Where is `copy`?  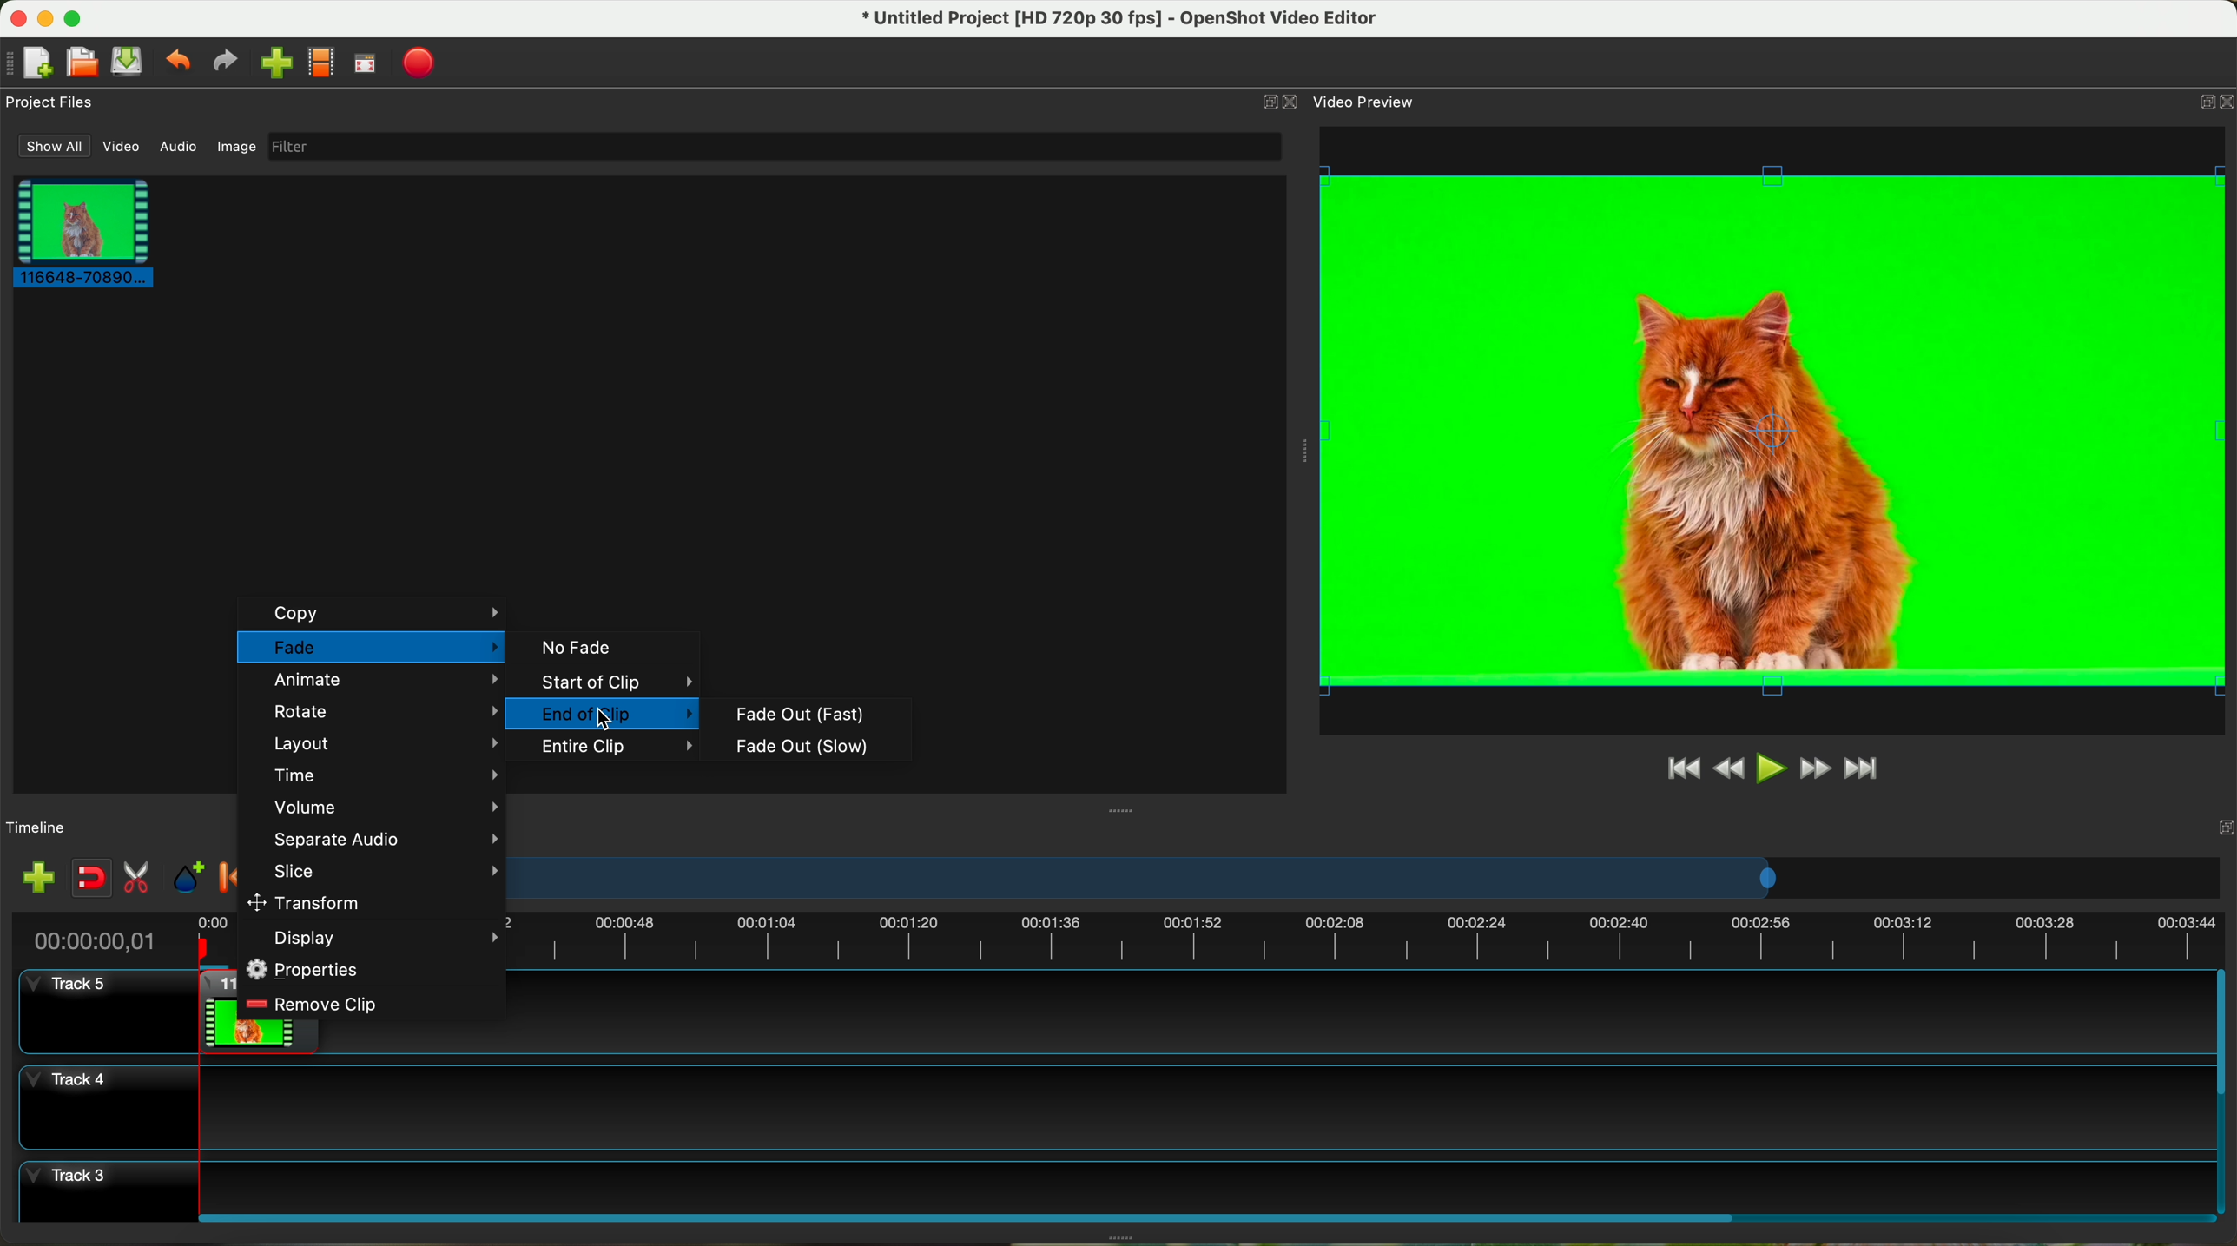 copy is located at coordinates (374, 613).